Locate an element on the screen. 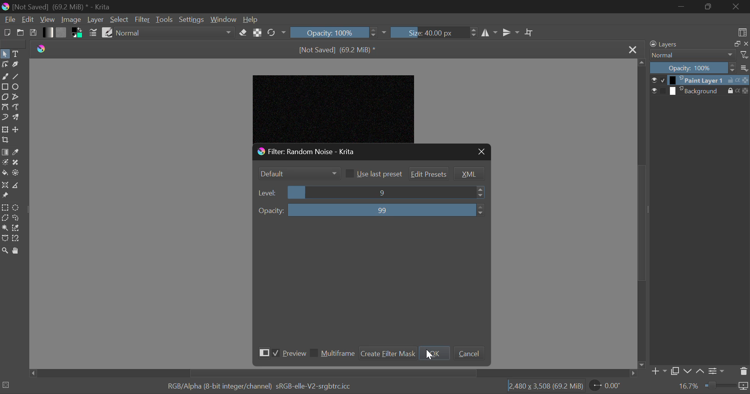  lock is located at coordinates (725, 91).